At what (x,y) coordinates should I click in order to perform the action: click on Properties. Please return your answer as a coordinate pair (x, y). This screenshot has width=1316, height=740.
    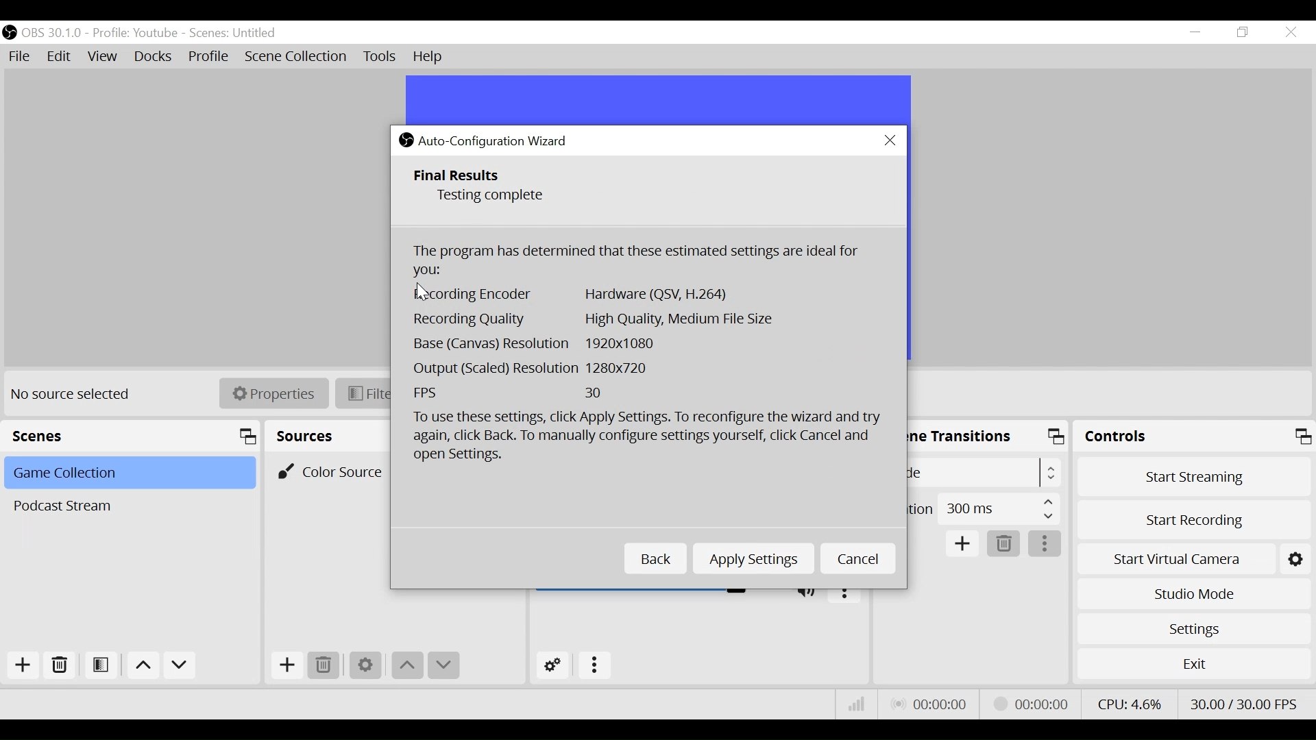
    Looking at the image, I should click on (273, 393).